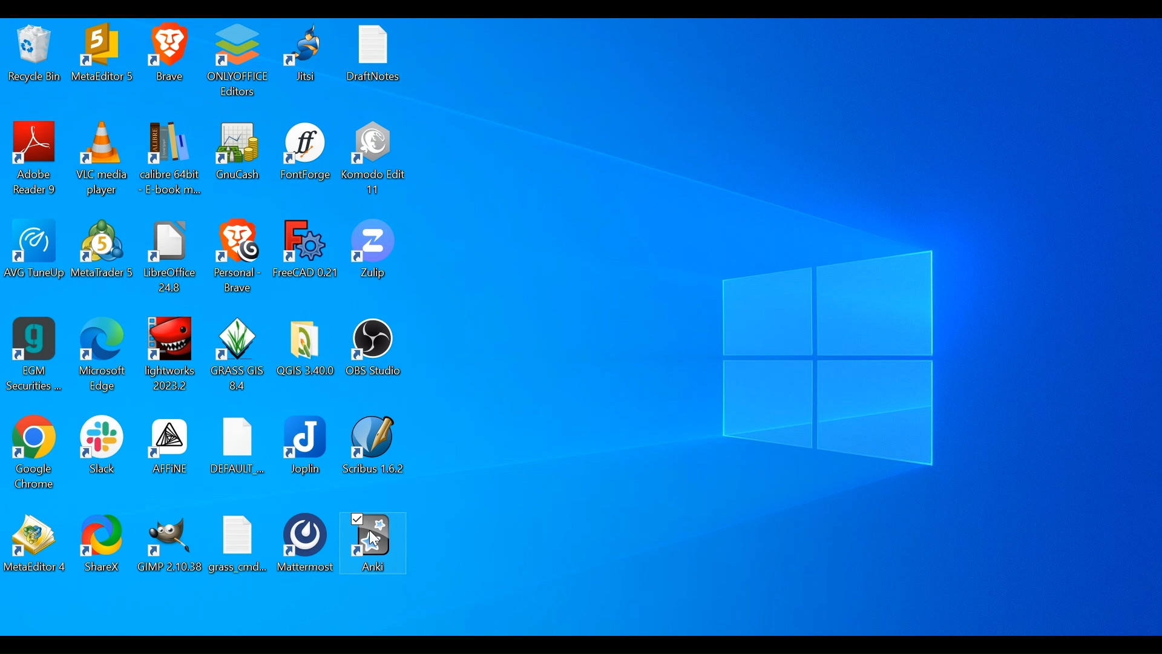 The image size is (1162, 654). I want to click on Gimp Desktop icon, so click(170, 545).